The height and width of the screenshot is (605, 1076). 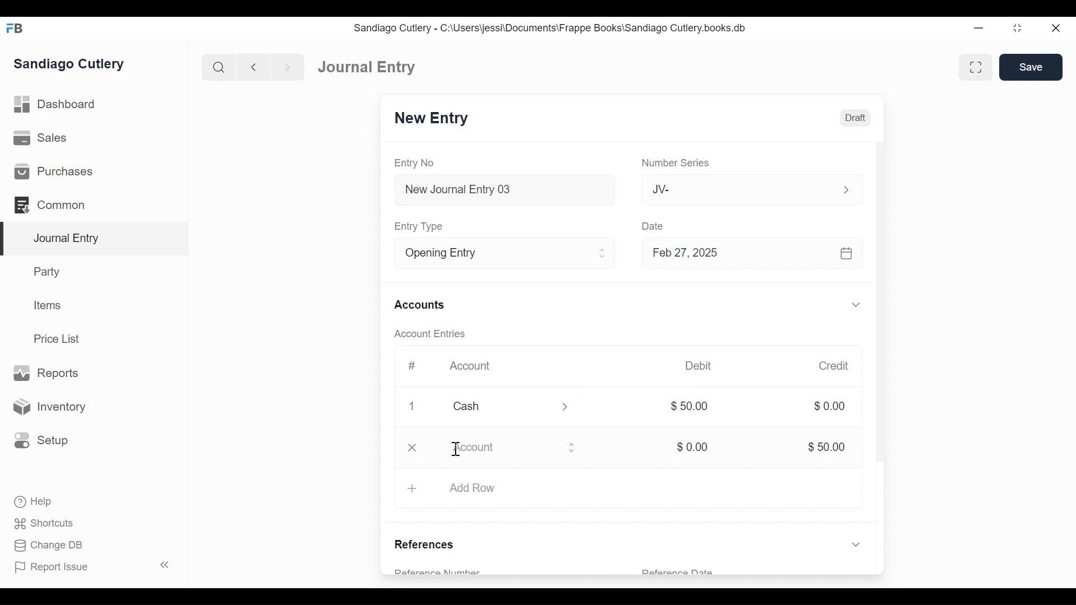 What do you see at coordinates (49, 373) in the screenshot?
I see `Reports` at bounding box center [49, 373].